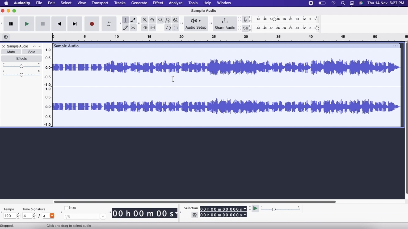  Describe the element at coordinates (52, 3) in the screenshot. I see `Edit` at that location.